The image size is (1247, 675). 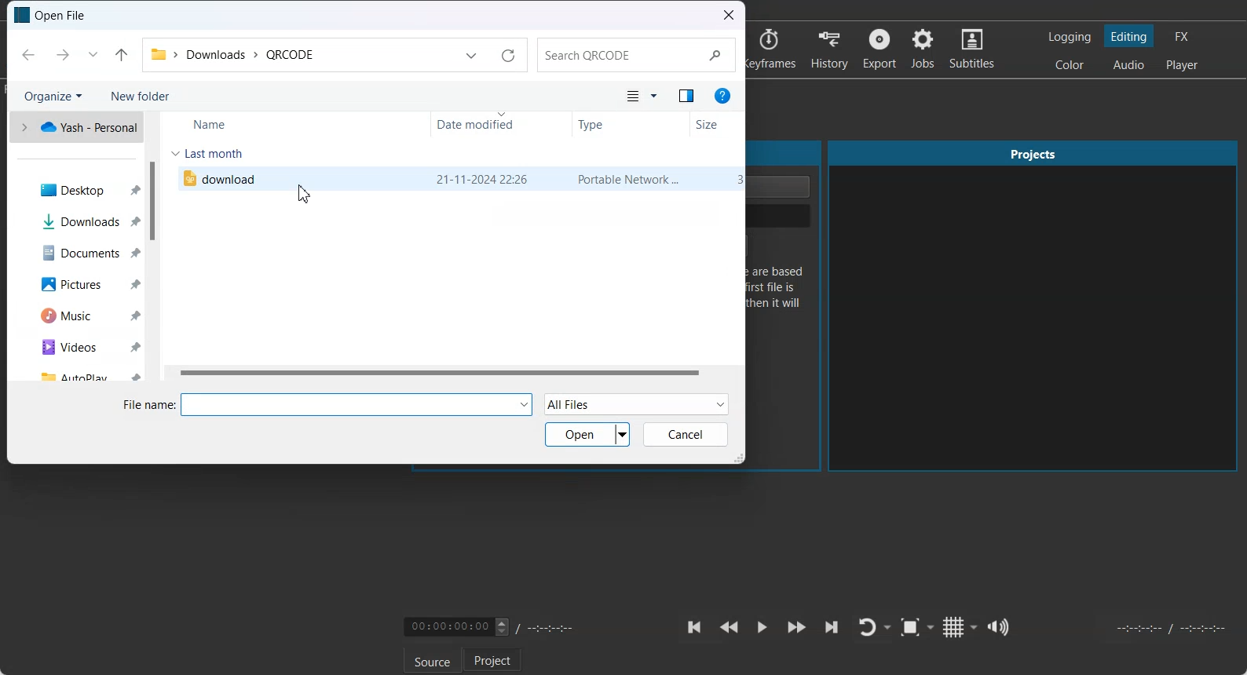 What do you see at coordinates (889, 628) in the screenshot?
I see `Drop down box` at bounding box center [889, 628].